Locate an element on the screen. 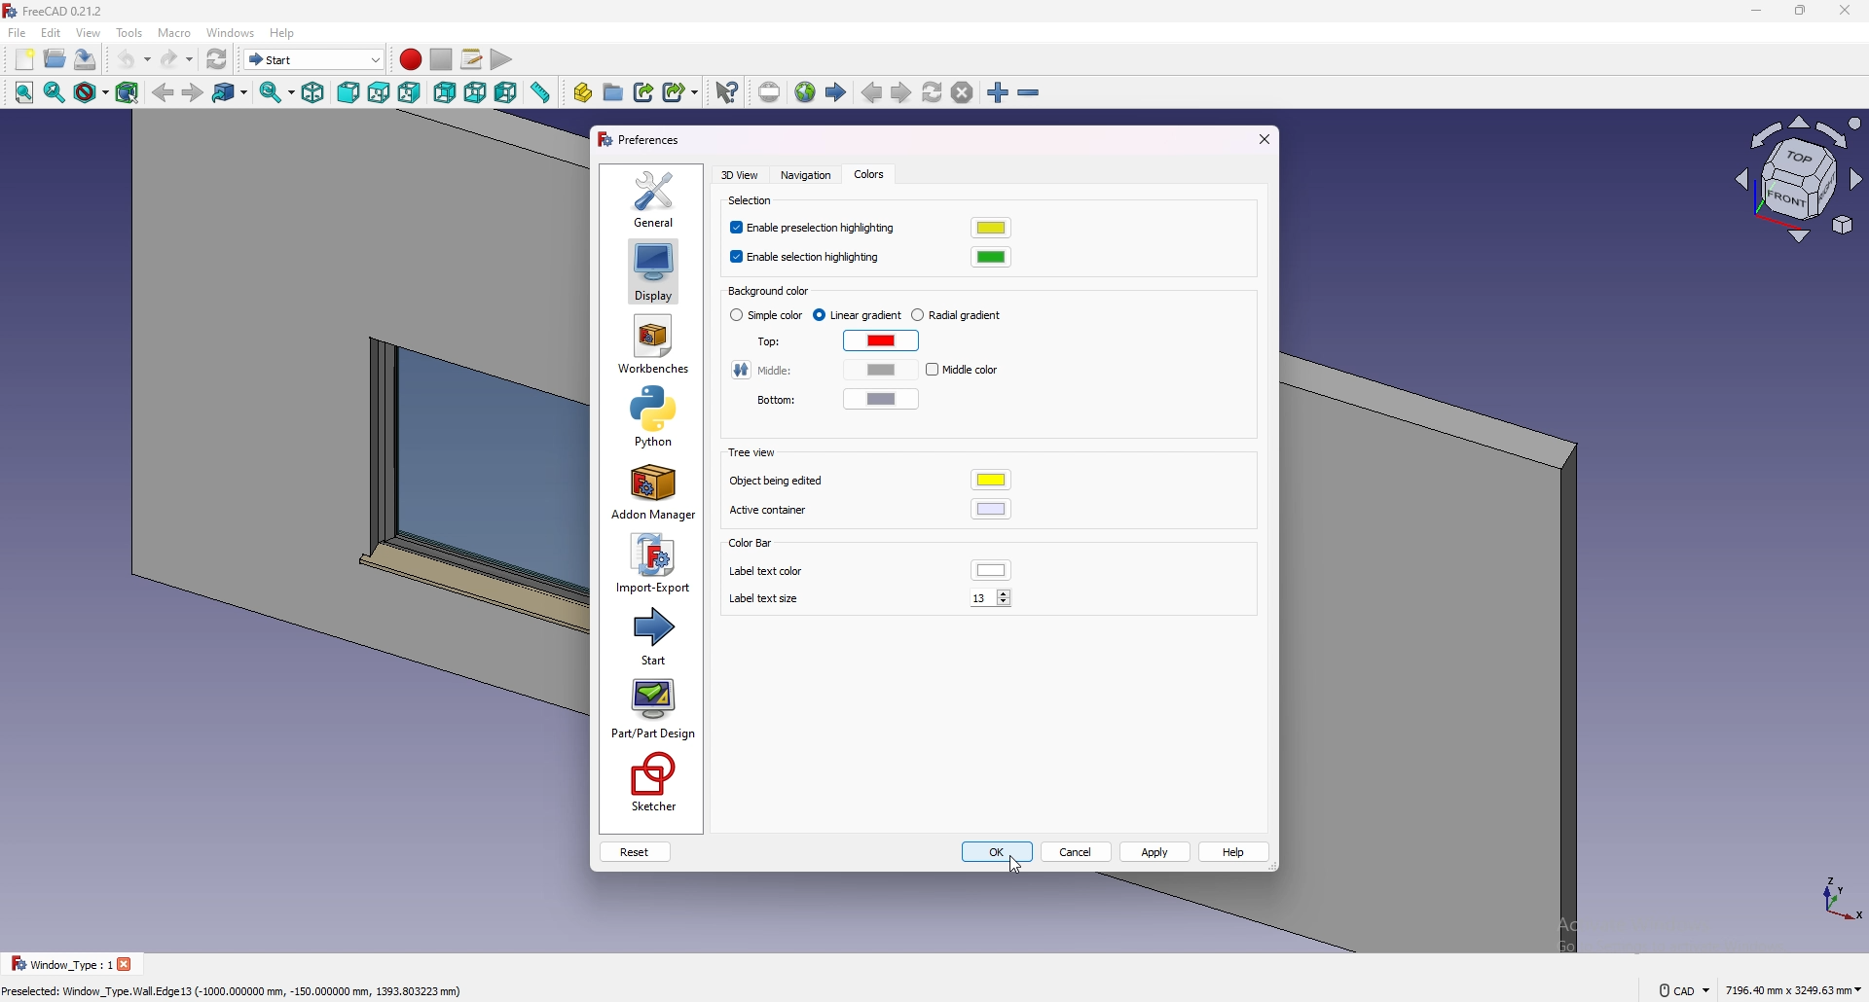 Image resolution: width=1869 pixels, height=1002 pixels. preferences is located at coordinates (641, 140).